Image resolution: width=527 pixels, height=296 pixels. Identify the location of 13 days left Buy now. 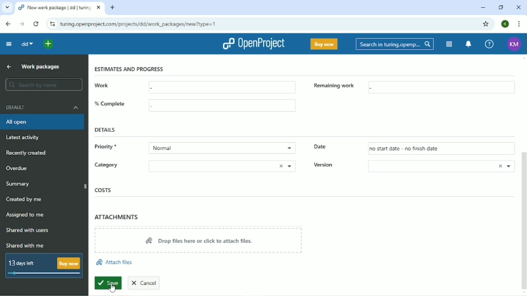
(43, 266).